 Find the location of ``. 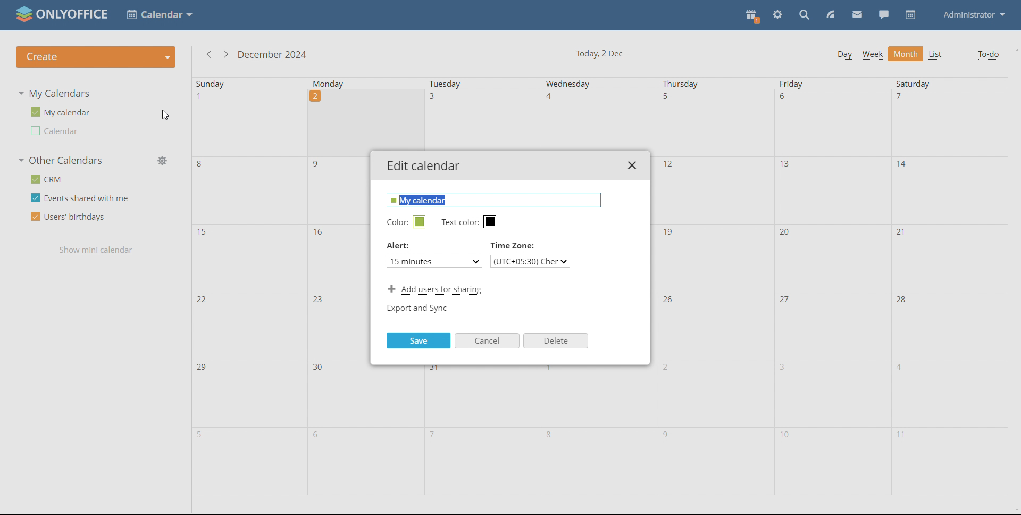

 is located at coordinates (366, 120).